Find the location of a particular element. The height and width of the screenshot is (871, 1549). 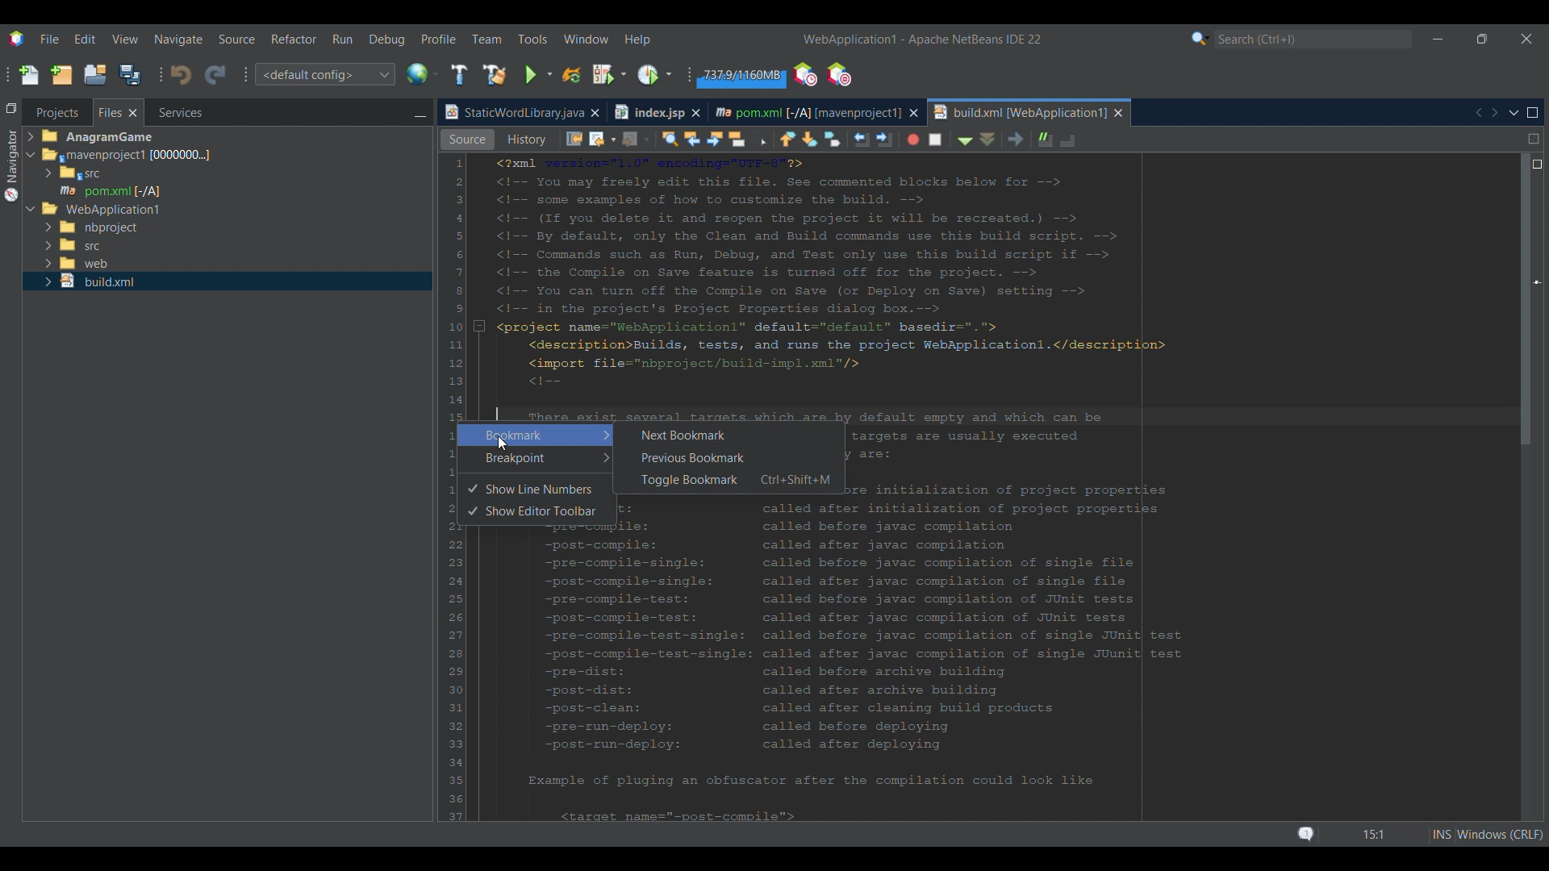

New tab highlighted as current tab is located at coordinates (1019, 112).